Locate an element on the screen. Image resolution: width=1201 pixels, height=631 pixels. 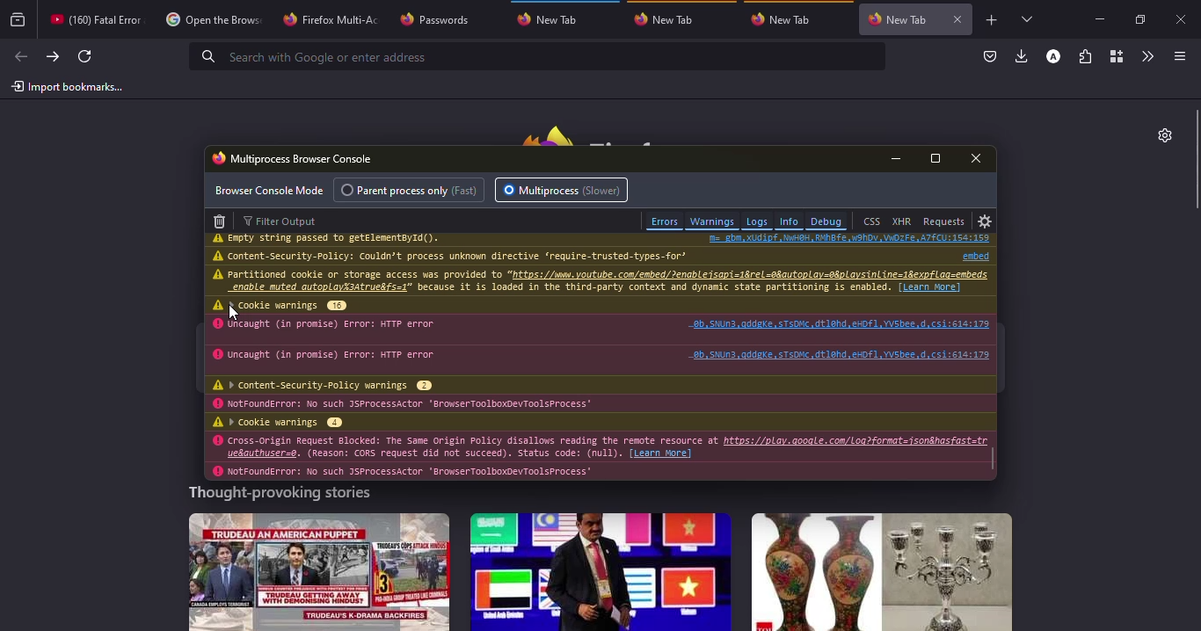
view recent browsing history is located at coordinates (18, 20).